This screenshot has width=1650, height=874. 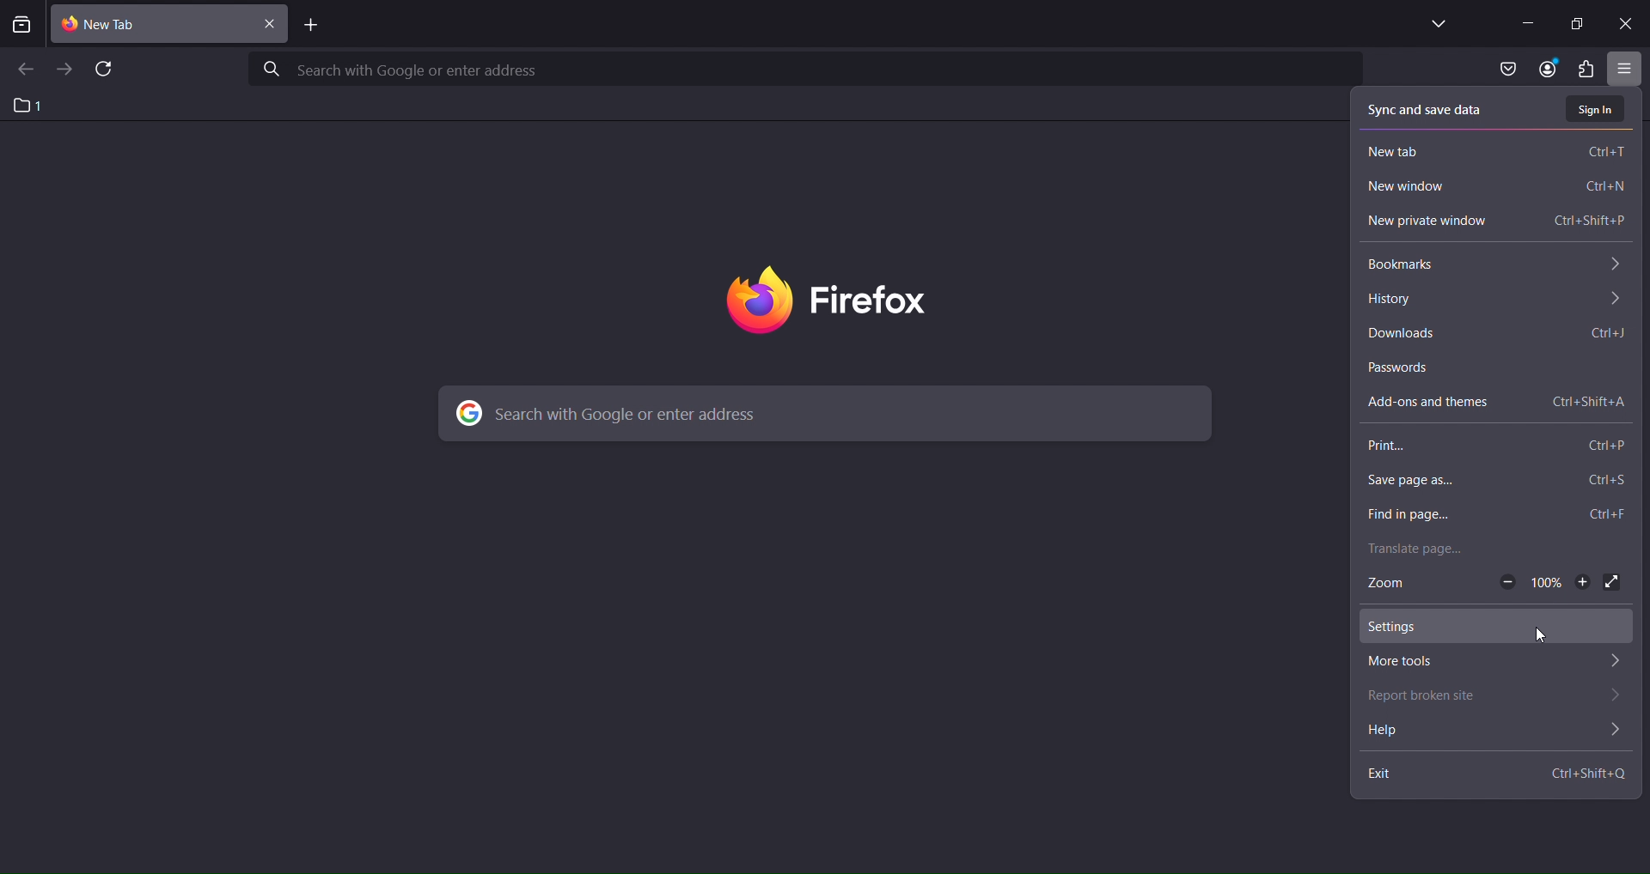 I want to click on menu, so click(x=1585, y=70).